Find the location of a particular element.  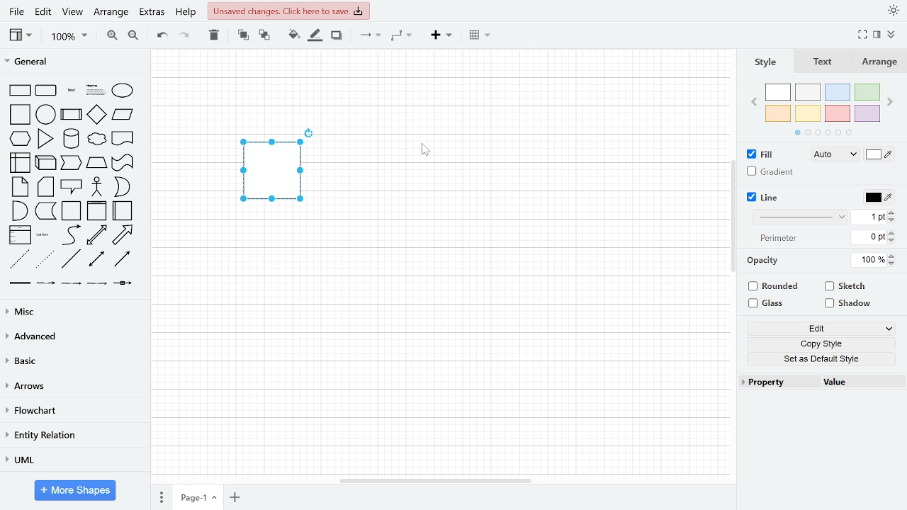

connector is located at coordinates (371, 35).